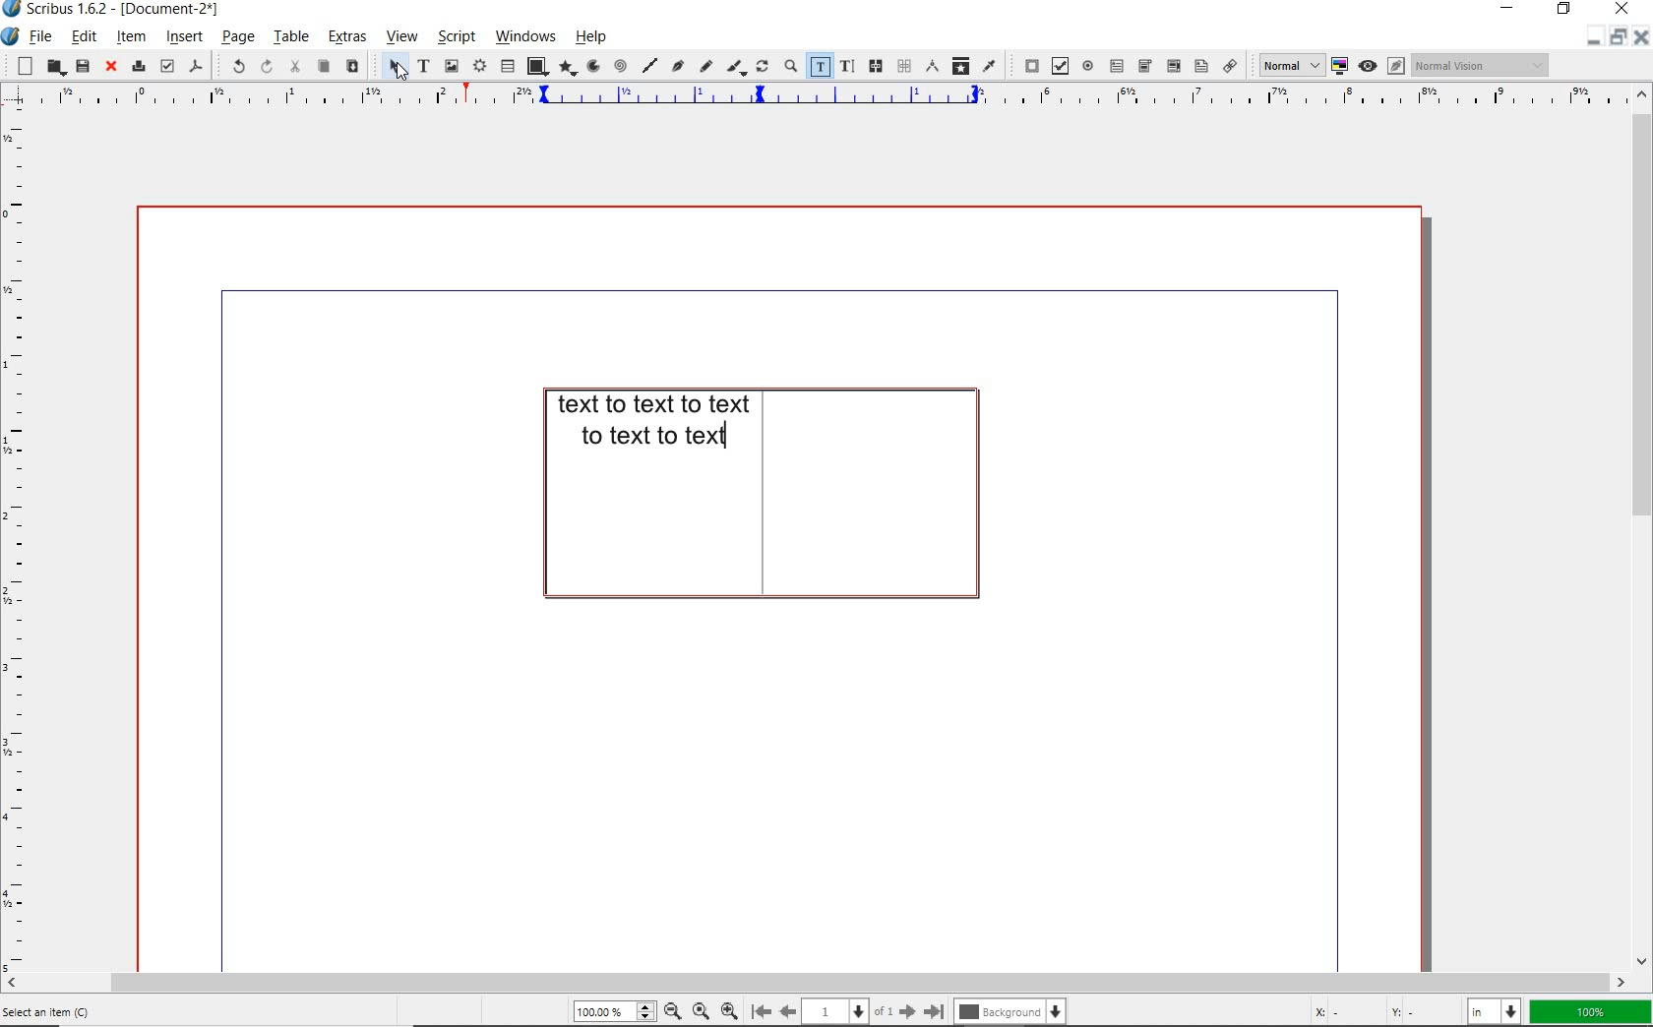  I want to click on zoom level, so click(615, 1011).